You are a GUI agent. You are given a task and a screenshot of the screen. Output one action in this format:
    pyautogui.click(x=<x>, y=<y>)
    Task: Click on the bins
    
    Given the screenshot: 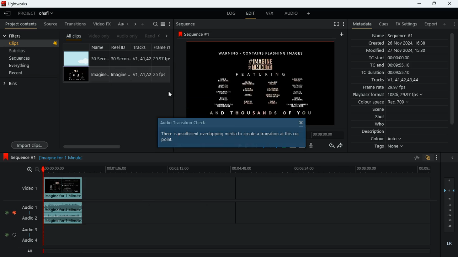 What is the action you would take?
    pyautogui.click(x=29, y=83)
    